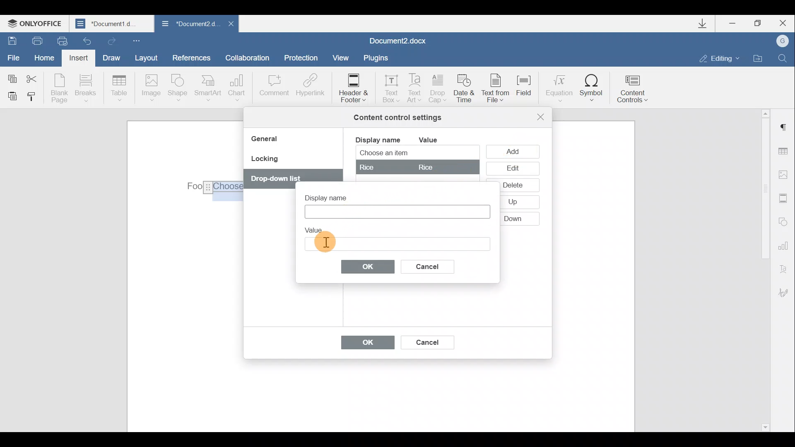  I want to click on Layout, so click(146, 58).